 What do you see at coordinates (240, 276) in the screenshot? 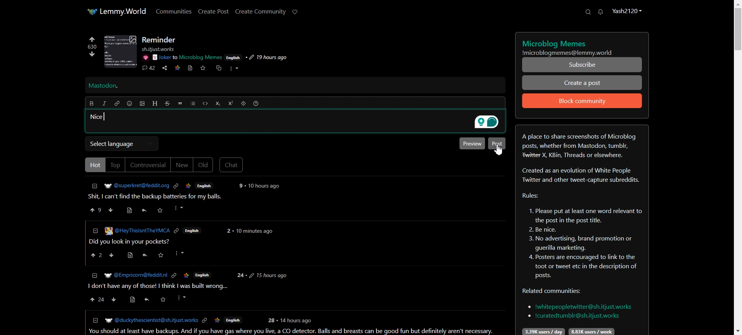
I see `24-` at bounding box center [240, 276].